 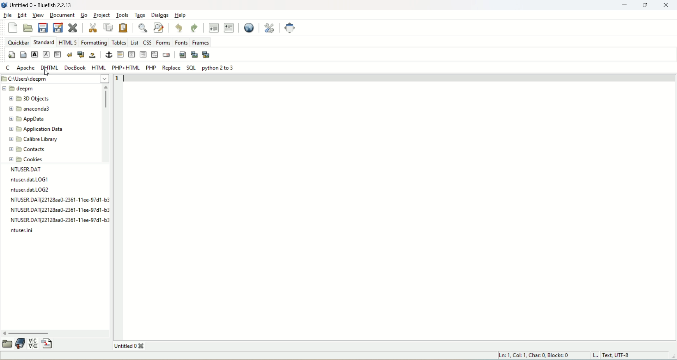 What do you see at coordinates (9, 68) in the screenshot?
I see `C` at bounding box center [9, 68].